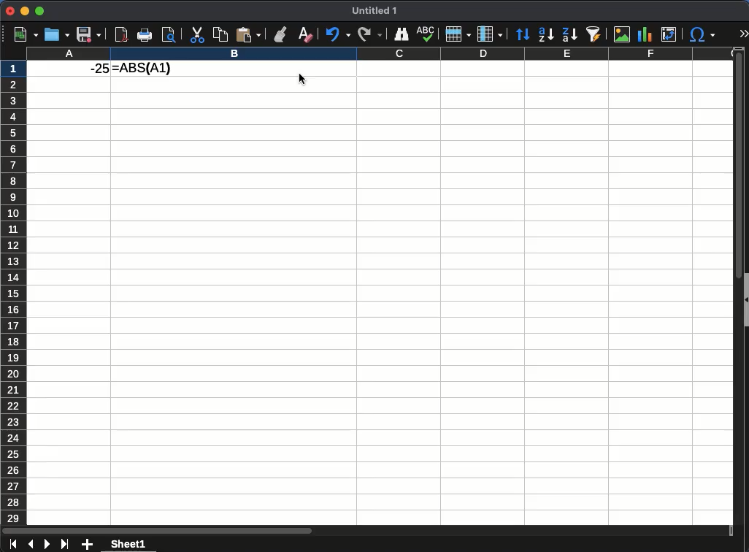 The height and width of the screenshot is (552, 749). I want to click on rows, so click(14, 290).